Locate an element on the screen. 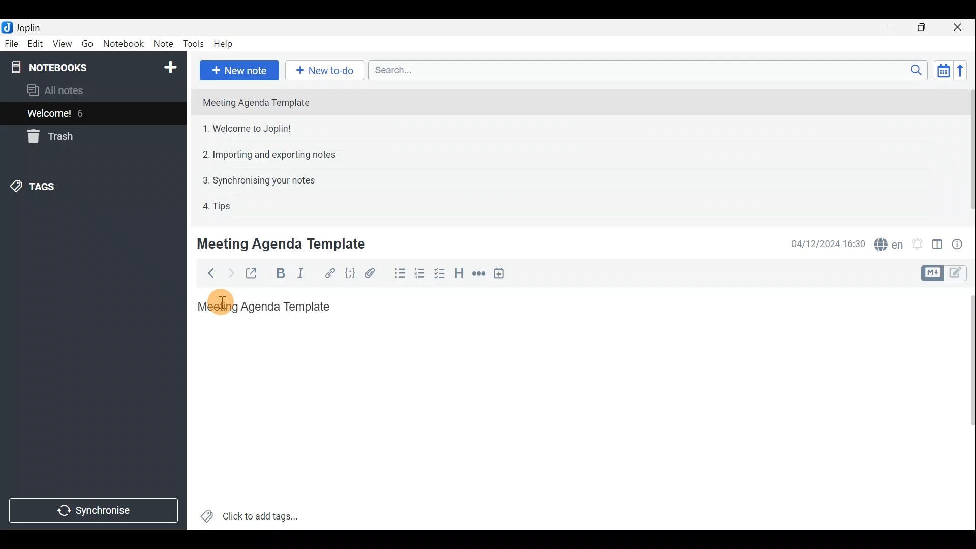 The image size is (976, 549). Click to add tags is located at coordinates (263, 514).